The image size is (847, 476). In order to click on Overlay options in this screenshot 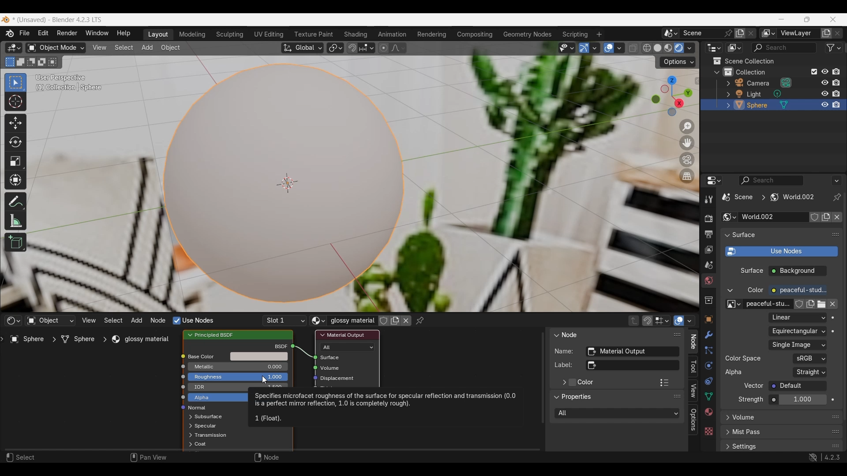, I will do `click(619, 48)`.